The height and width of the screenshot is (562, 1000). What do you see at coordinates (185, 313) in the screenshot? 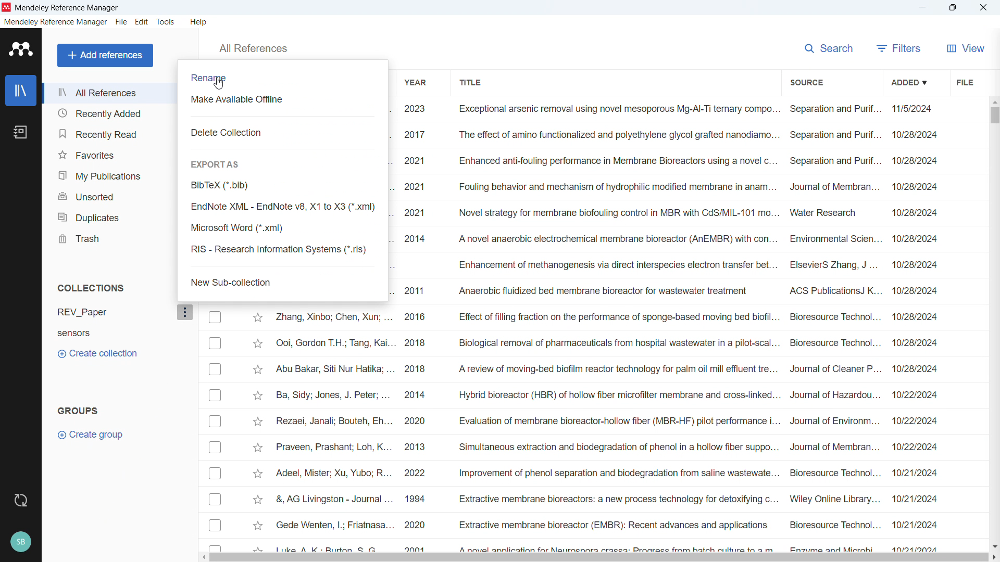
I see `More options` at bounding box center [185, 313].